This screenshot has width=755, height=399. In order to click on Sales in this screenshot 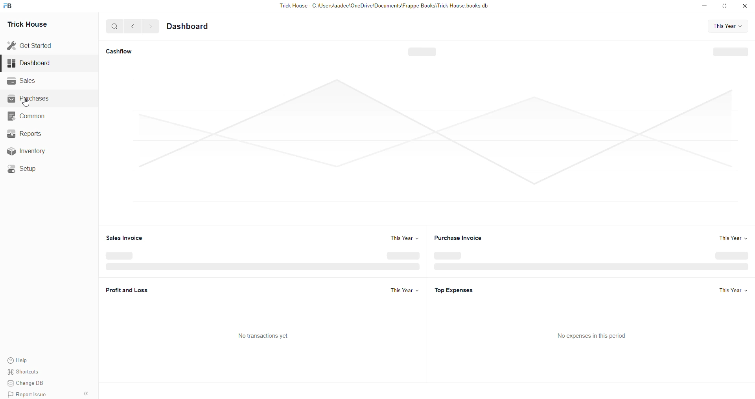, I will do `click(20, 80)`.